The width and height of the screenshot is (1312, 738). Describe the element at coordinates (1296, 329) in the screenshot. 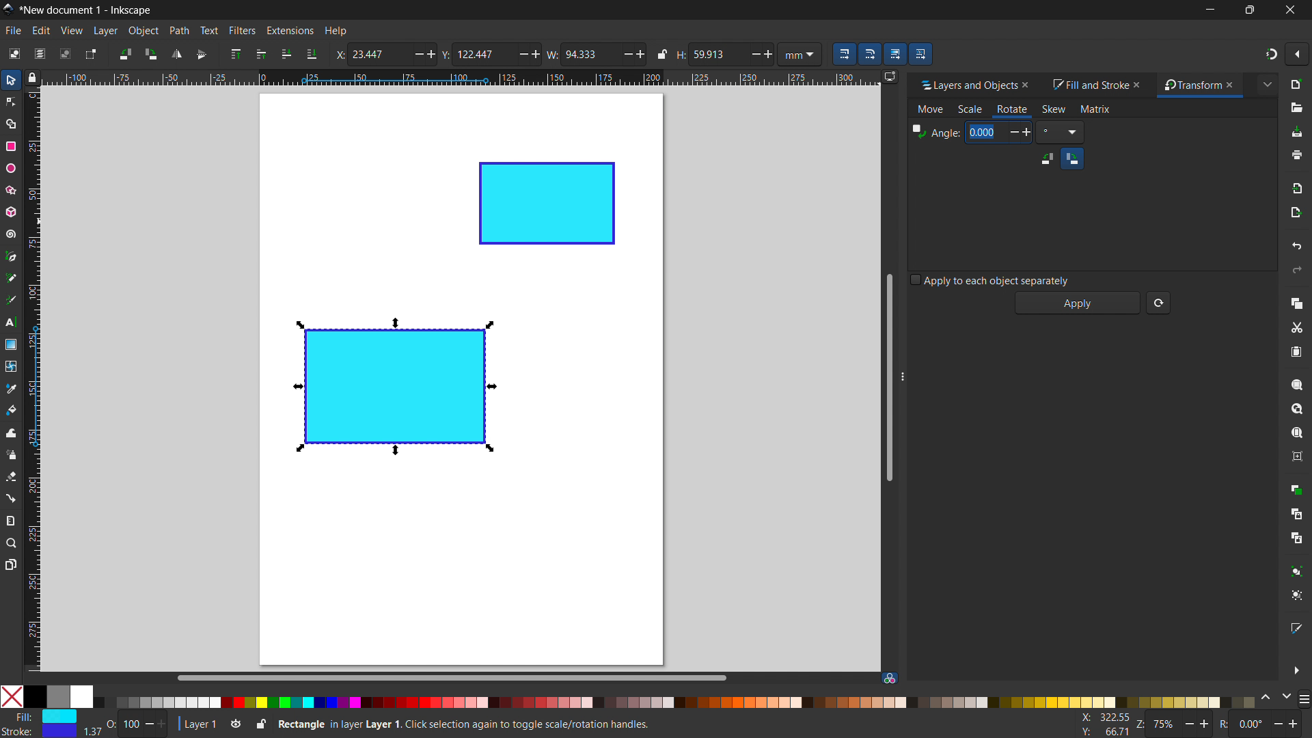

I see `cut` at that location.